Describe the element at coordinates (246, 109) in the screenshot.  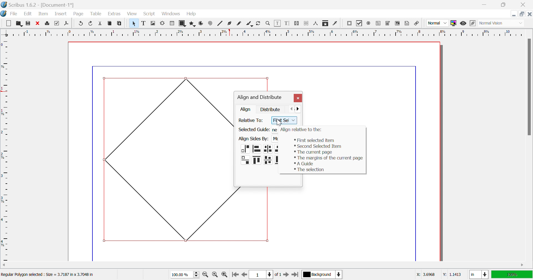
I see `Align` at that location.